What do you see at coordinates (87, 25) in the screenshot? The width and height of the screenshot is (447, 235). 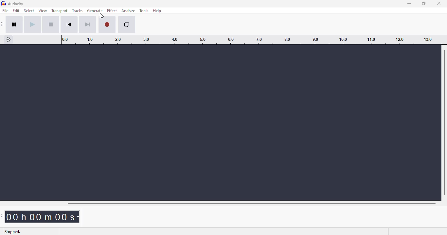 I see `skip to end` at bounding box center [87, 25].